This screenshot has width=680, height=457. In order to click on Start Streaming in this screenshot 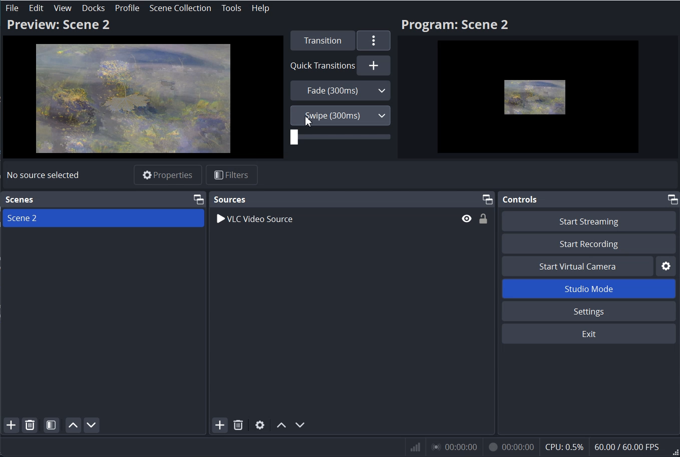, I will do `click(590, 220)`.